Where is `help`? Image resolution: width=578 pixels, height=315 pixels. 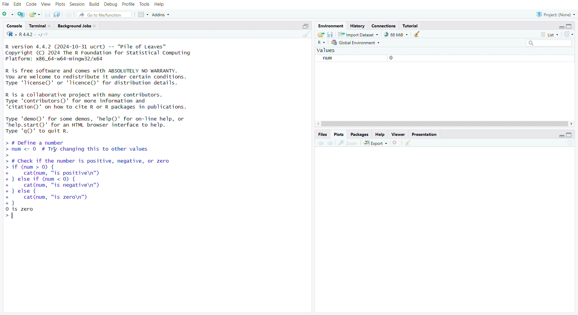 help is located at coordinates (380, 135).